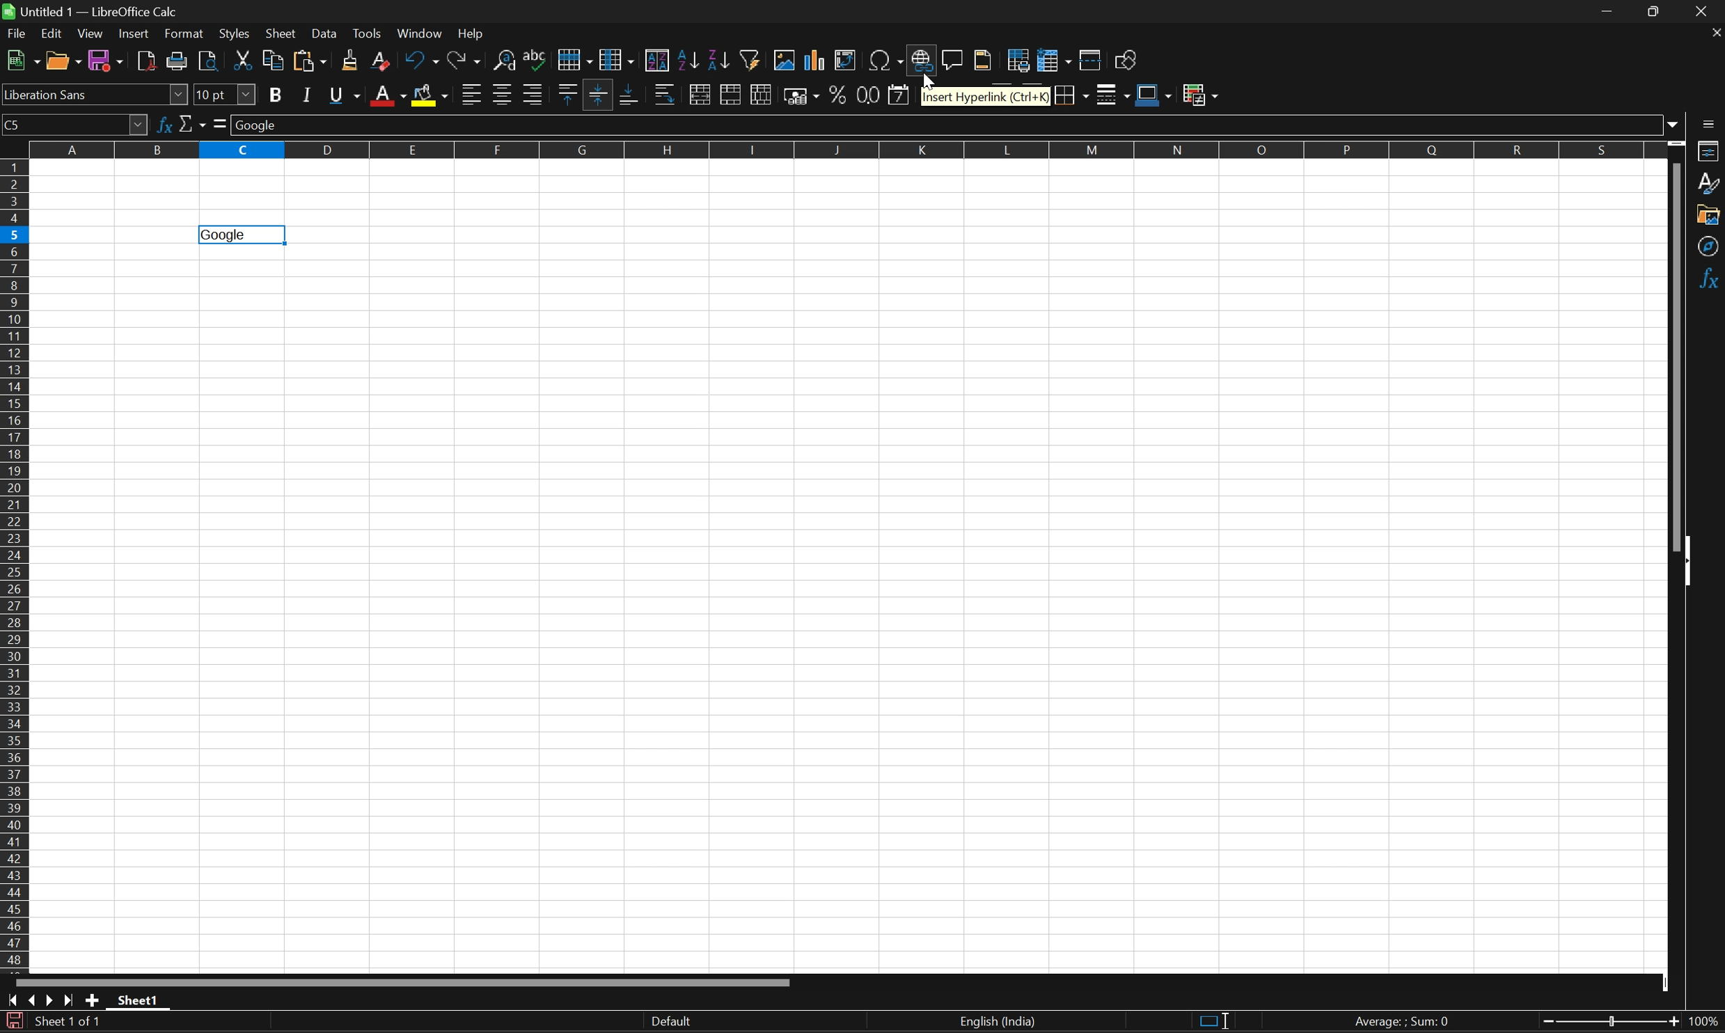  I want to click on Add new sheet, so click(93, 1002).